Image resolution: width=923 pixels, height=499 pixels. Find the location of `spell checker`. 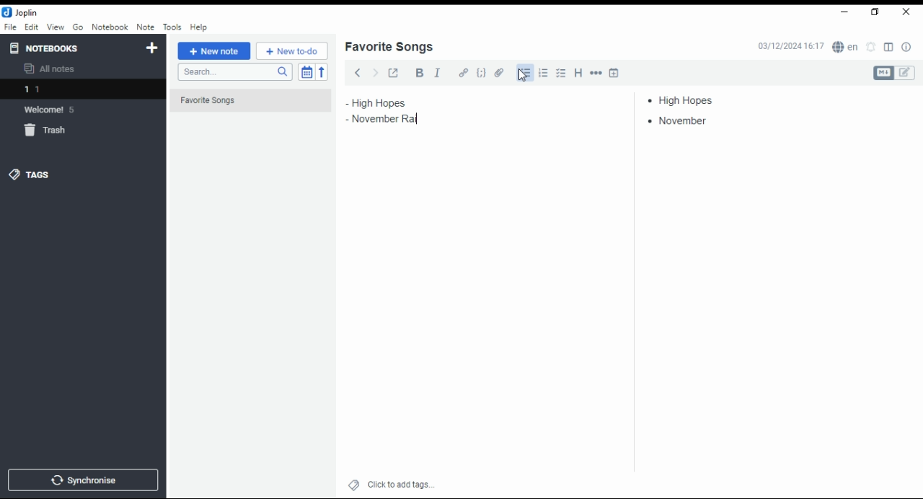

spell checker is located at coordinates (847, 46).